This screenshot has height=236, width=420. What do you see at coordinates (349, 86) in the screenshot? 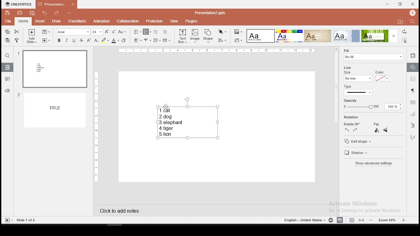
I see `type` at bounding box center [349, 86].